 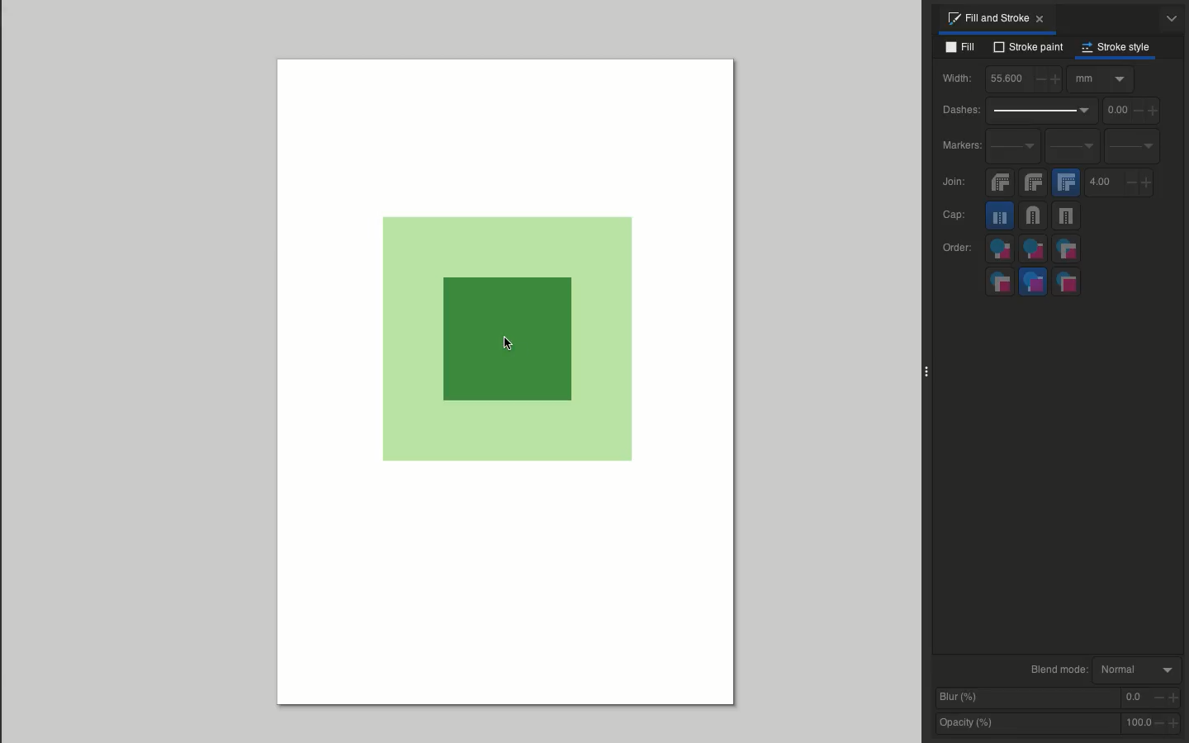 I want to click on Fill and stroke, so click(x=995, y=18).